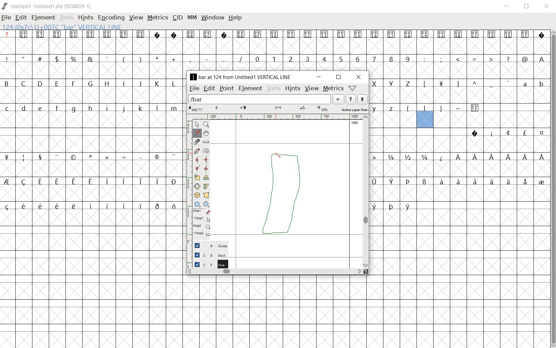 The width and height of the screenshot is (556, 348). Describe the element at coordinates (207, 169) in the screenshot. I see `Add a corner point` at that location.